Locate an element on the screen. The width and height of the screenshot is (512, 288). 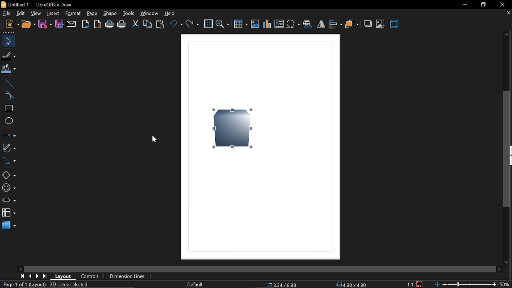
arrange is located at coordinates (352, 25).